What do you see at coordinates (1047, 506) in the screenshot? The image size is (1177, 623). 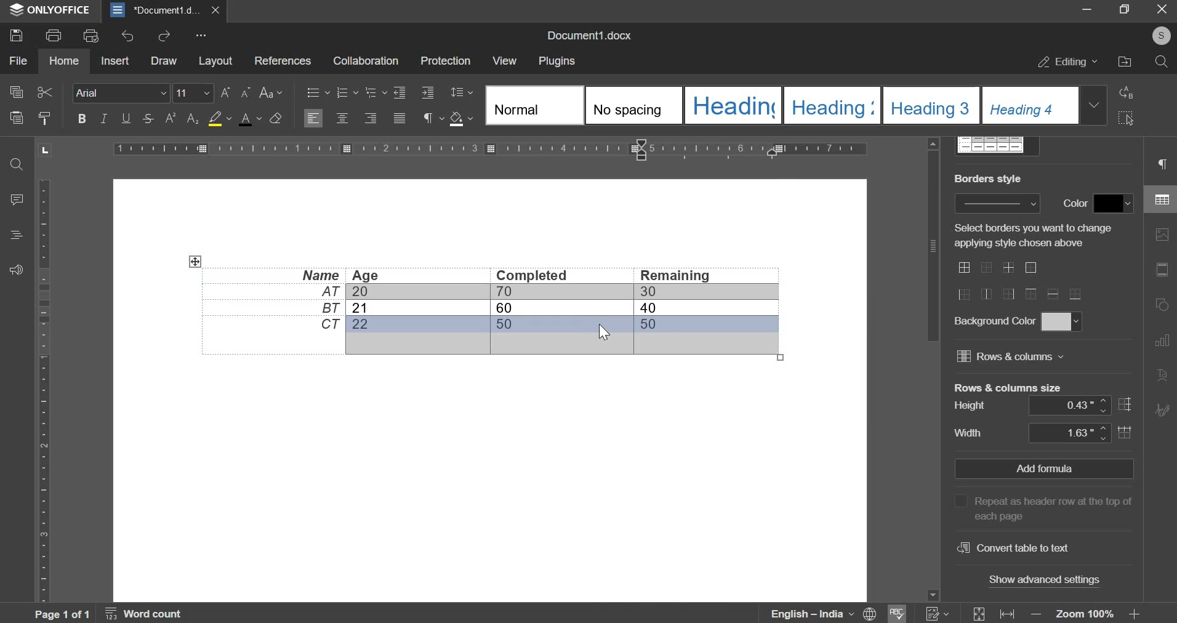 I see `Repeat as header row at the top of each page` at bounding box center [1047, 506].